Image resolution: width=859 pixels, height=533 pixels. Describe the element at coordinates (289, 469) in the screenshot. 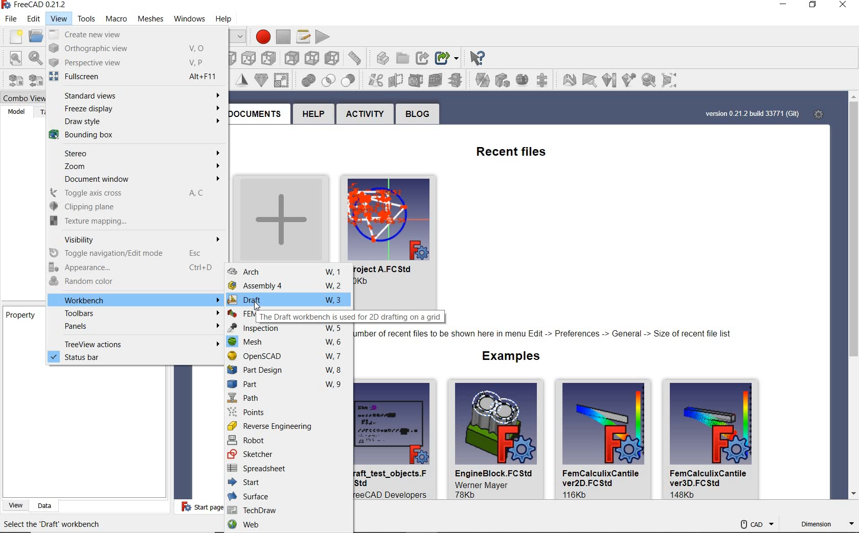

I see `spreadsheet` at that location.